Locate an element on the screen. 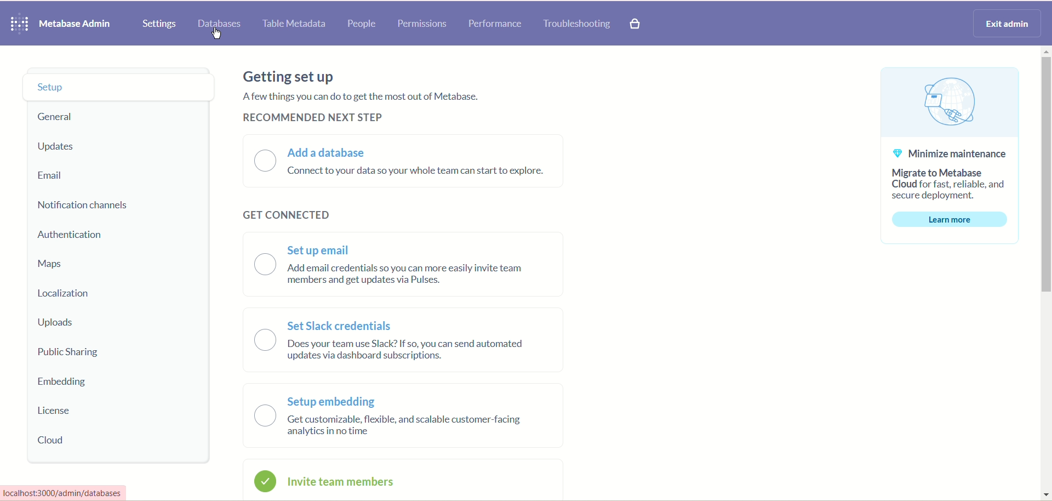 The image size is (1052, 501). performance is located at coordinates (495, 24).